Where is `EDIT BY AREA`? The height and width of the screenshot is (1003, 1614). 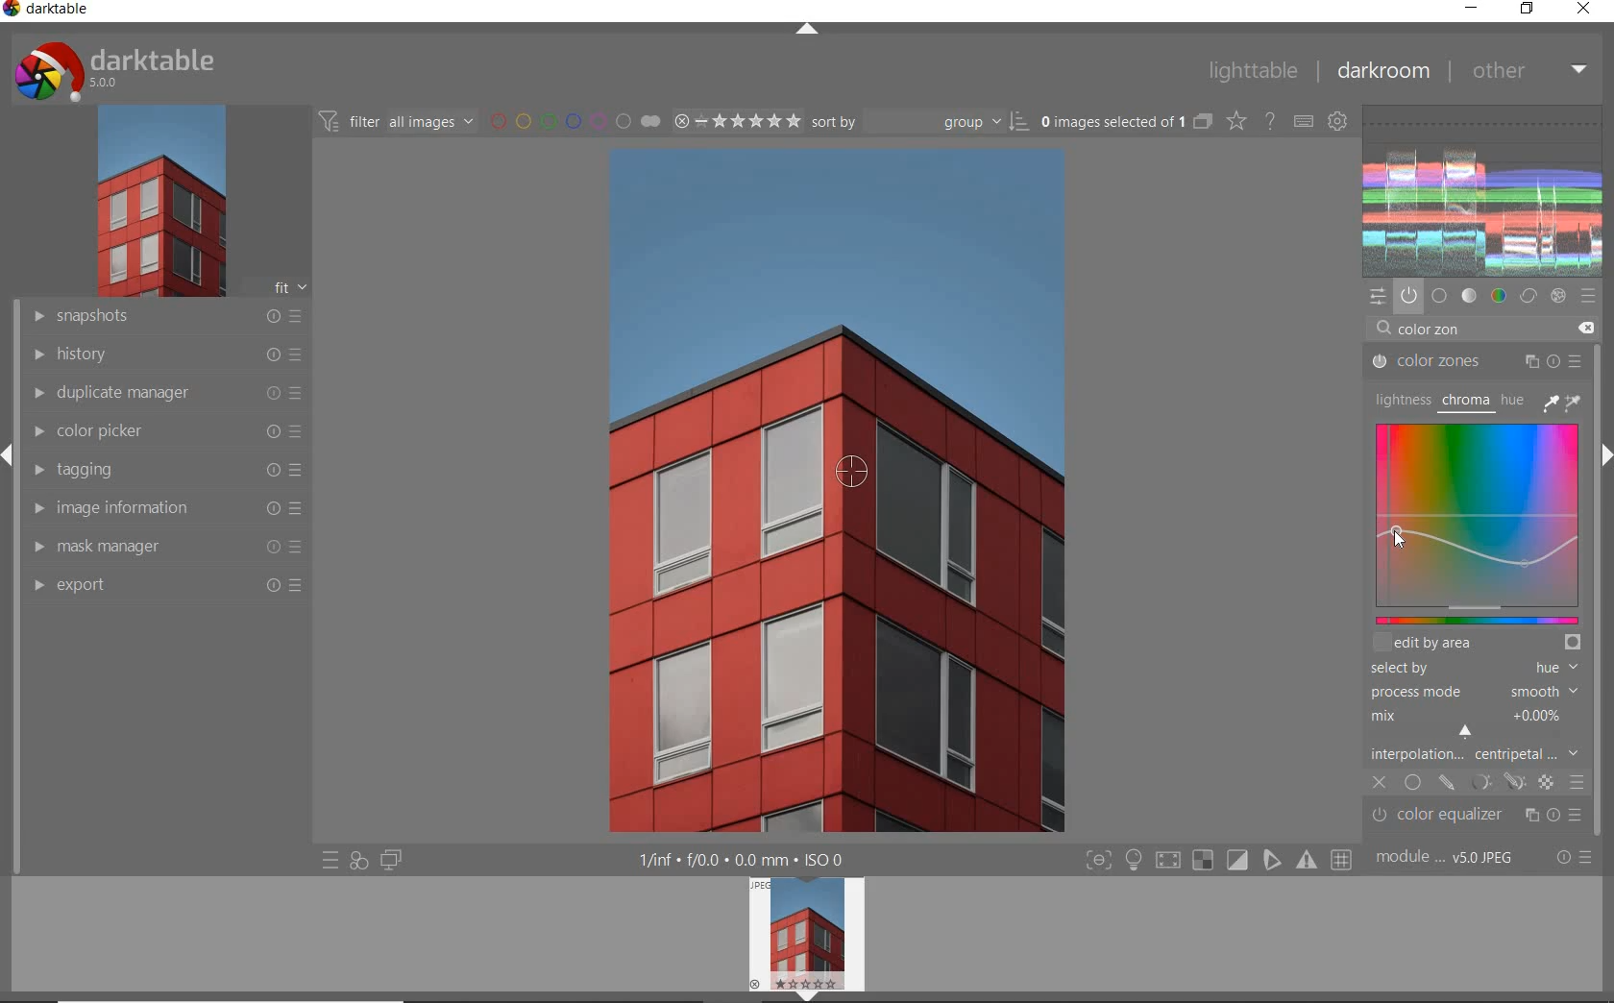 EDIT BY AREA is located at coordinates (1477, 644).